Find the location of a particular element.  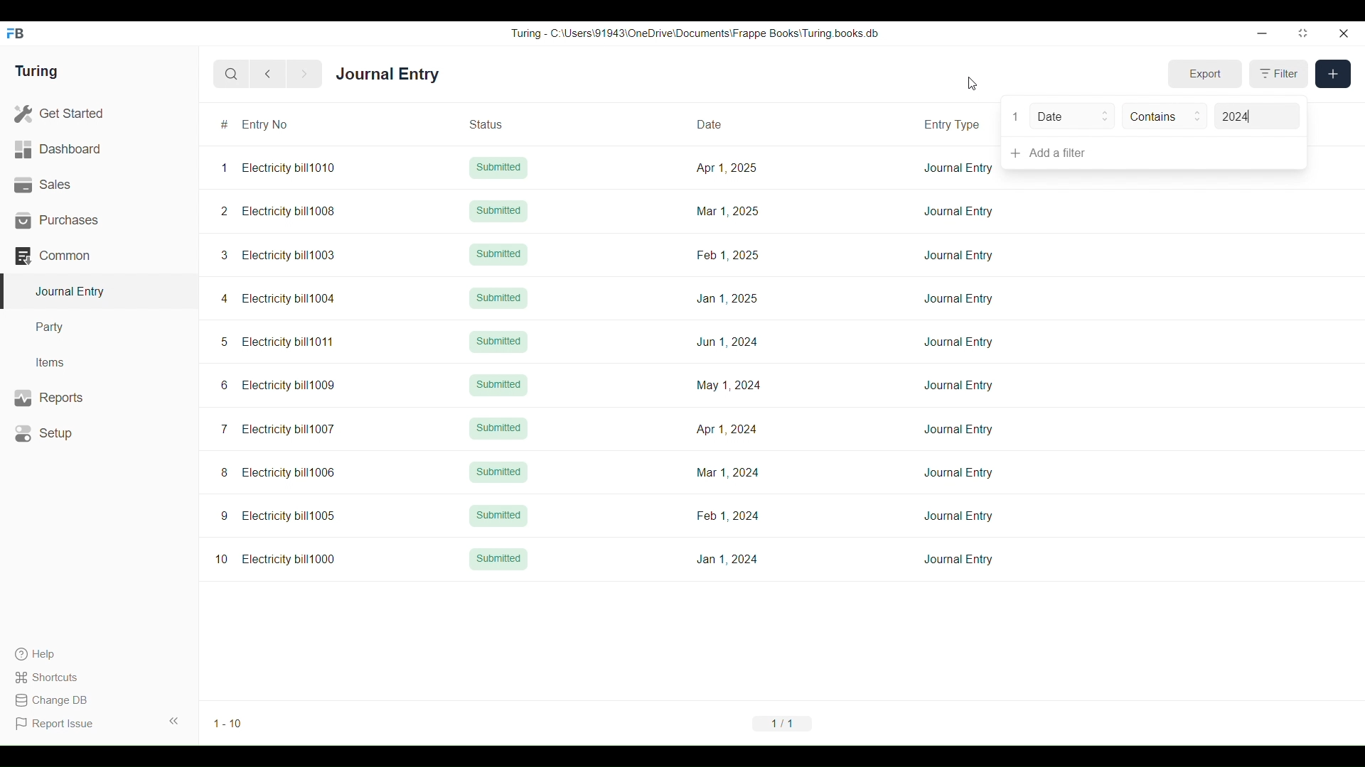

Purchases is located at coordinates (99, 220).